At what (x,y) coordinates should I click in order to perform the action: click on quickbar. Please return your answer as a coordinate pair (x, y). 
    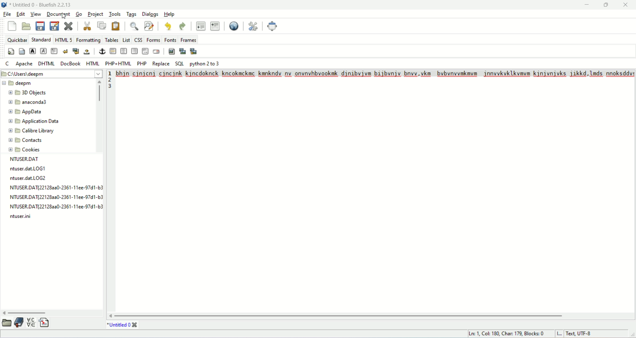
    Looking at the image, I should click on (17, 41).